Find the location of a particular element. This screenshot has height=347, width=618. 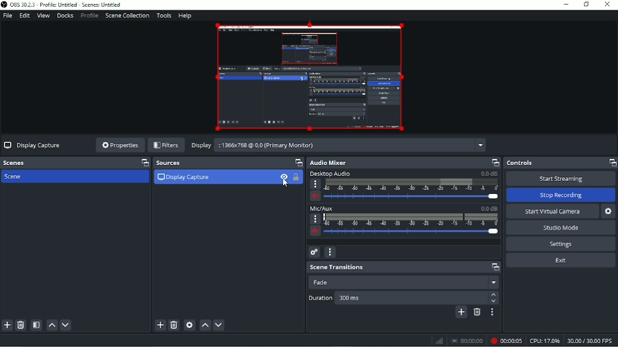

Duration is located at coordinates (404, 298).